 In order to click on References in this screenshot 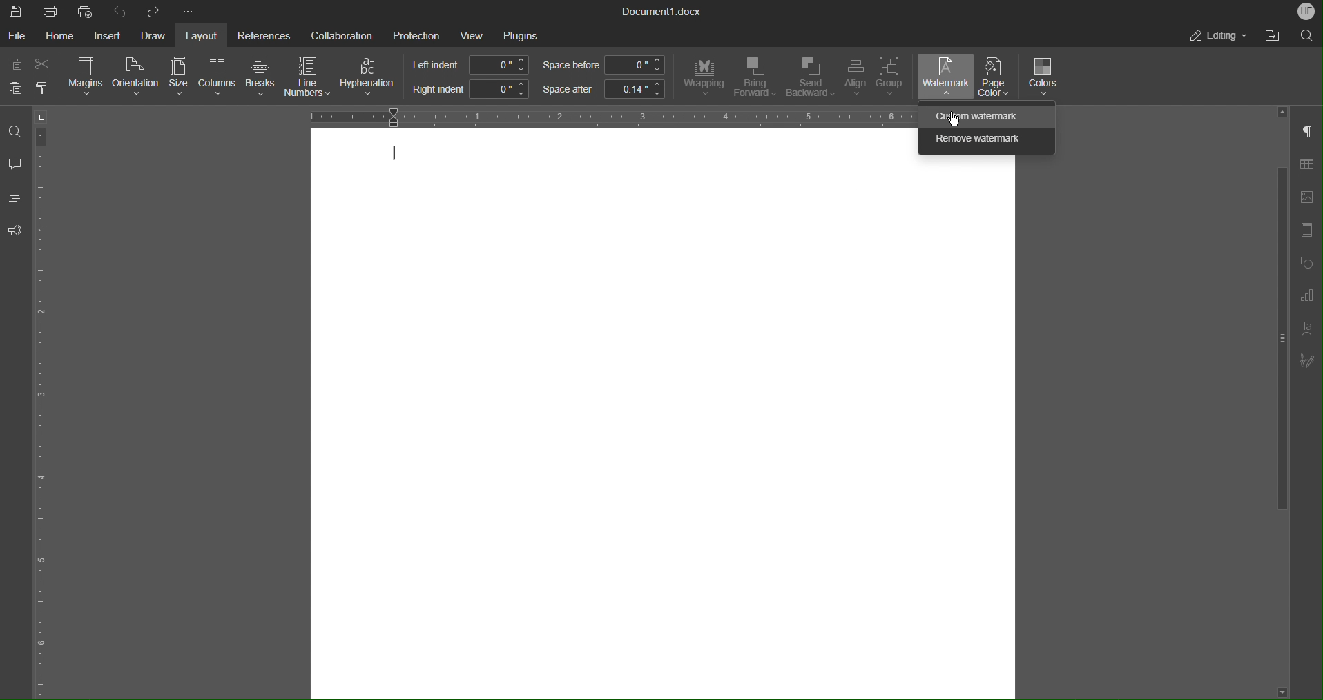, I will do `click(262, 35)`.